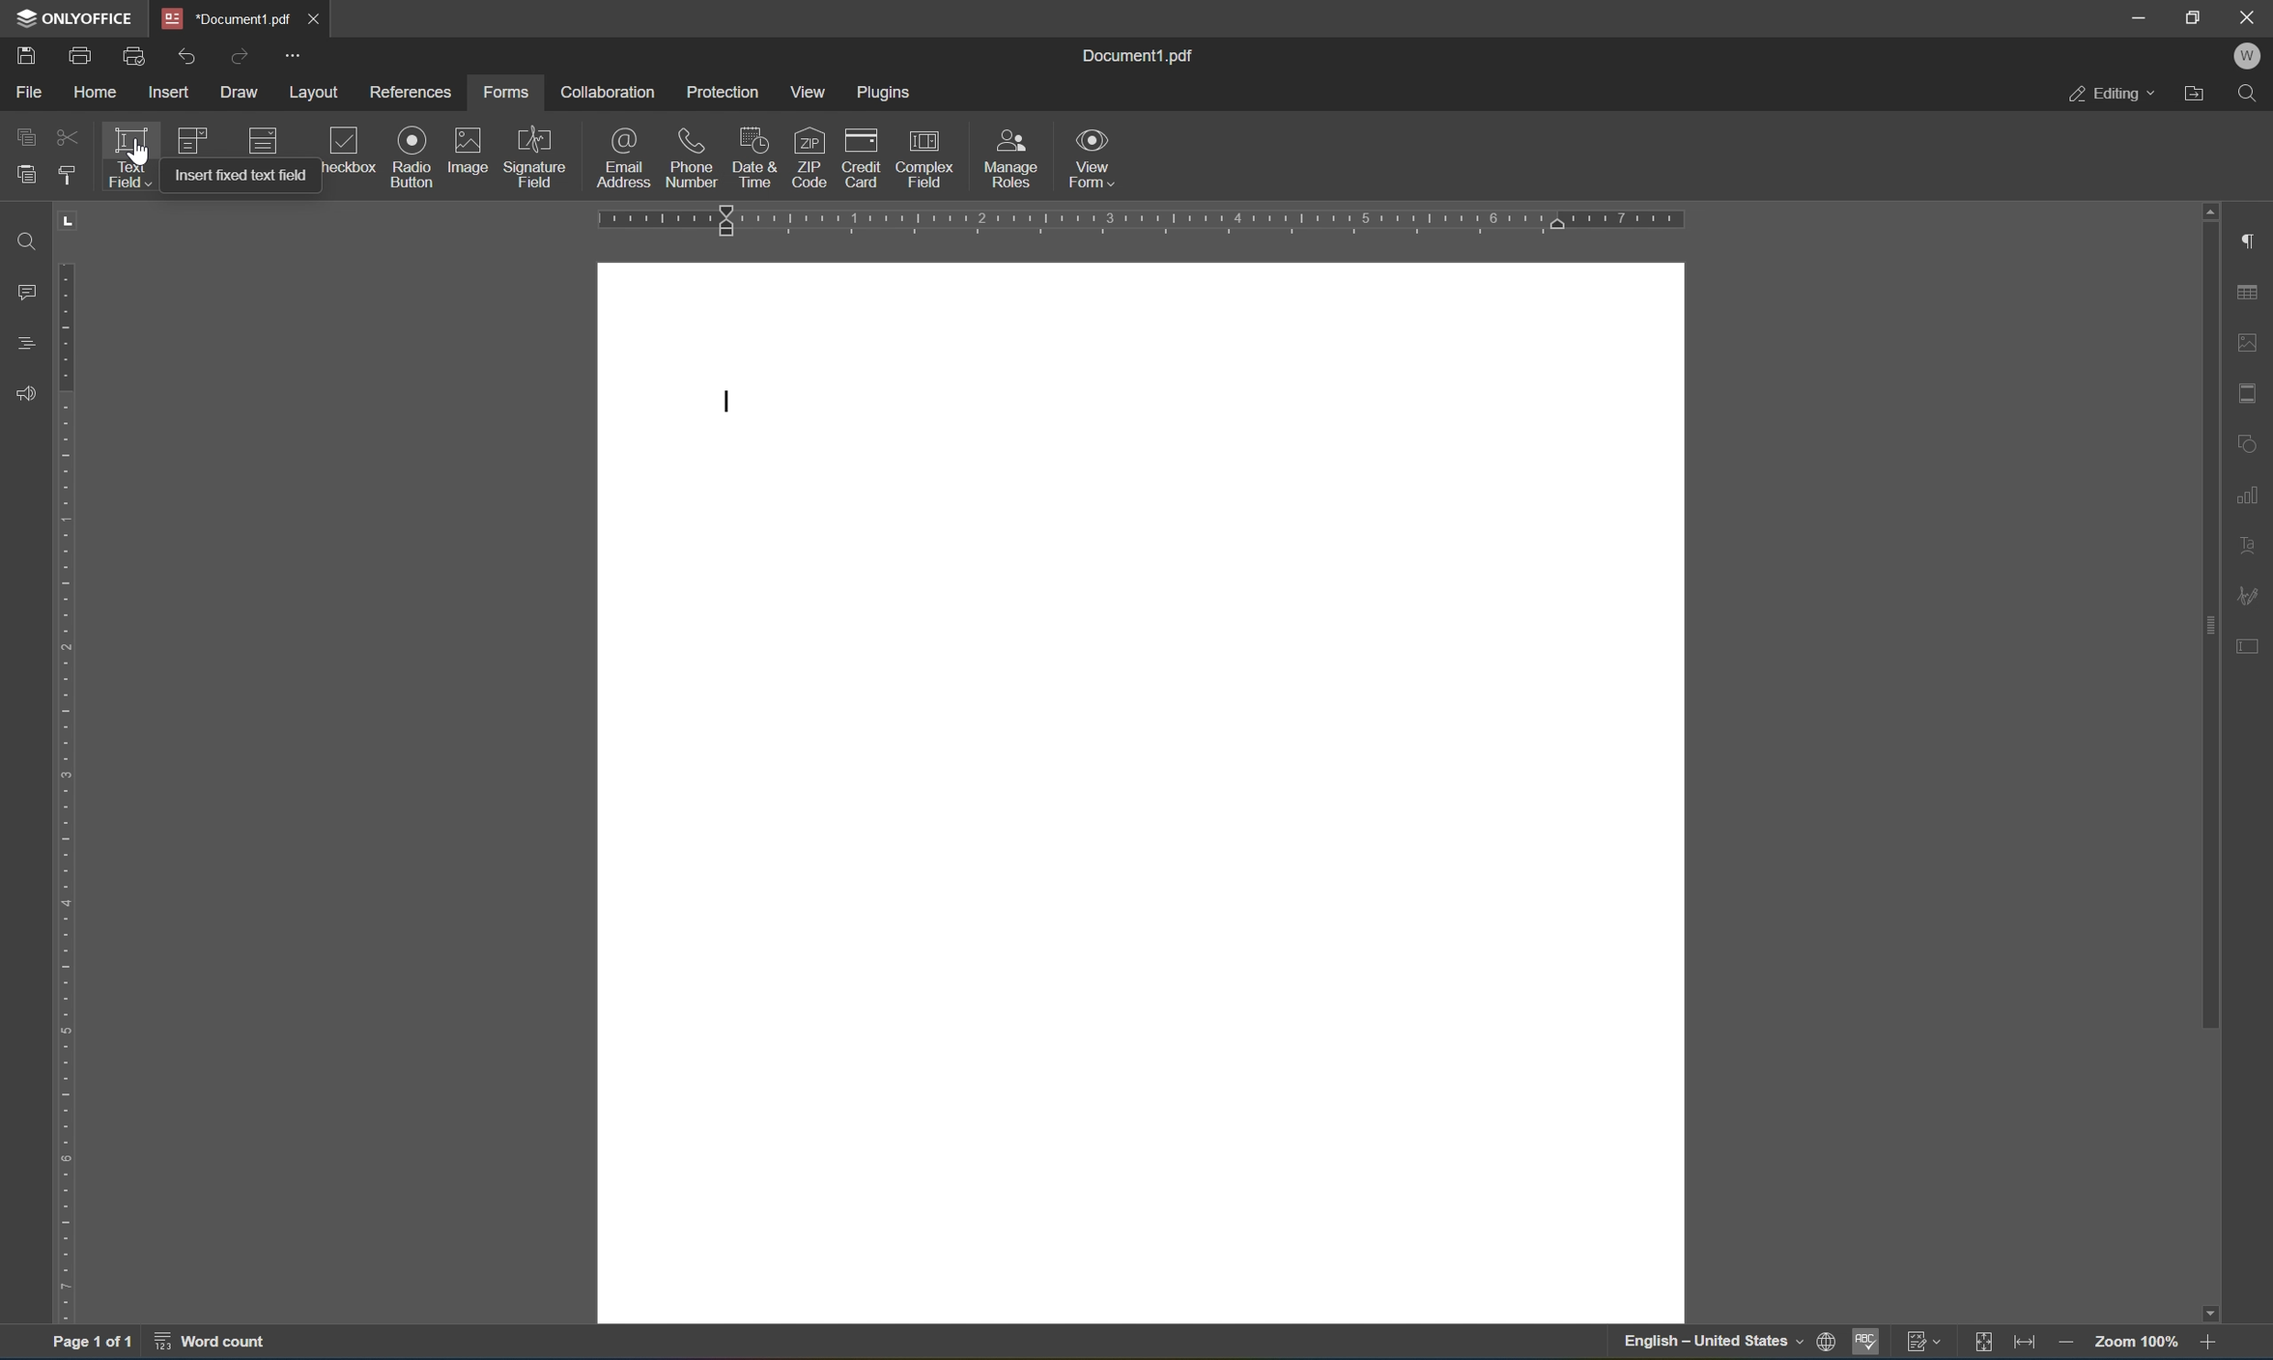  I want to click on header and footer settings, so click(2253, 392).